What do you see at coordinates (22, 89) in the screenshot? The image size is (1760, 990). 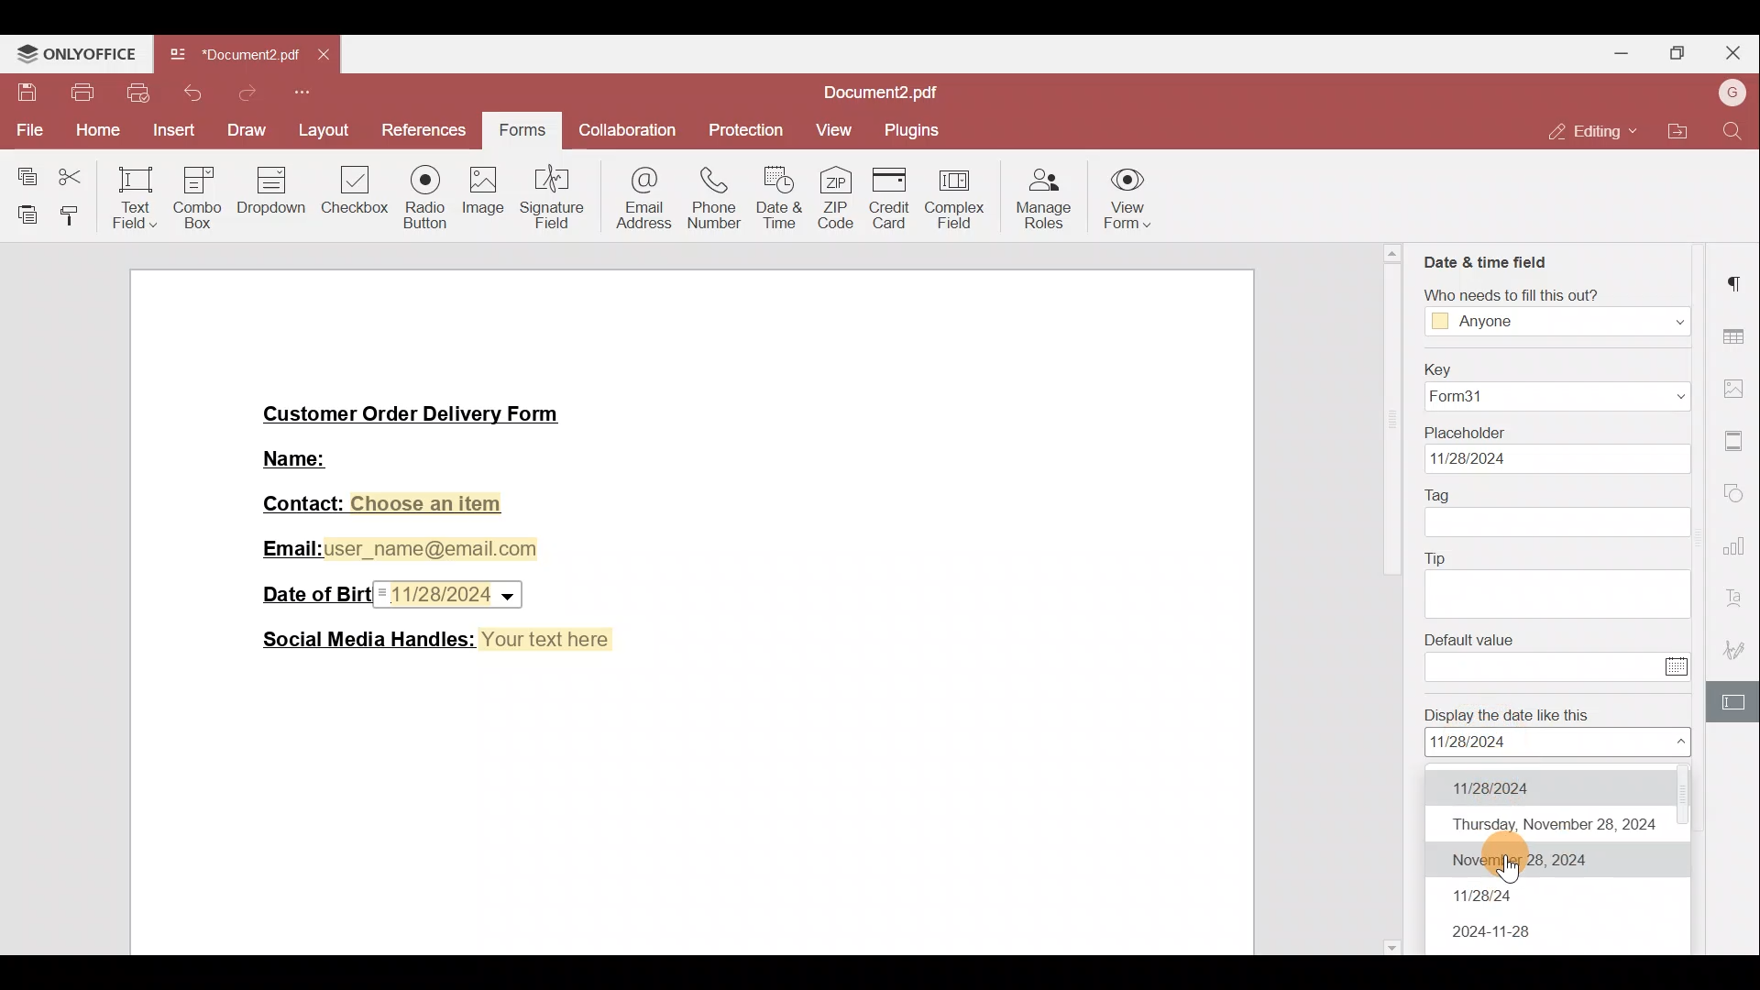 I see `Save` at bounding box center [22, 89].